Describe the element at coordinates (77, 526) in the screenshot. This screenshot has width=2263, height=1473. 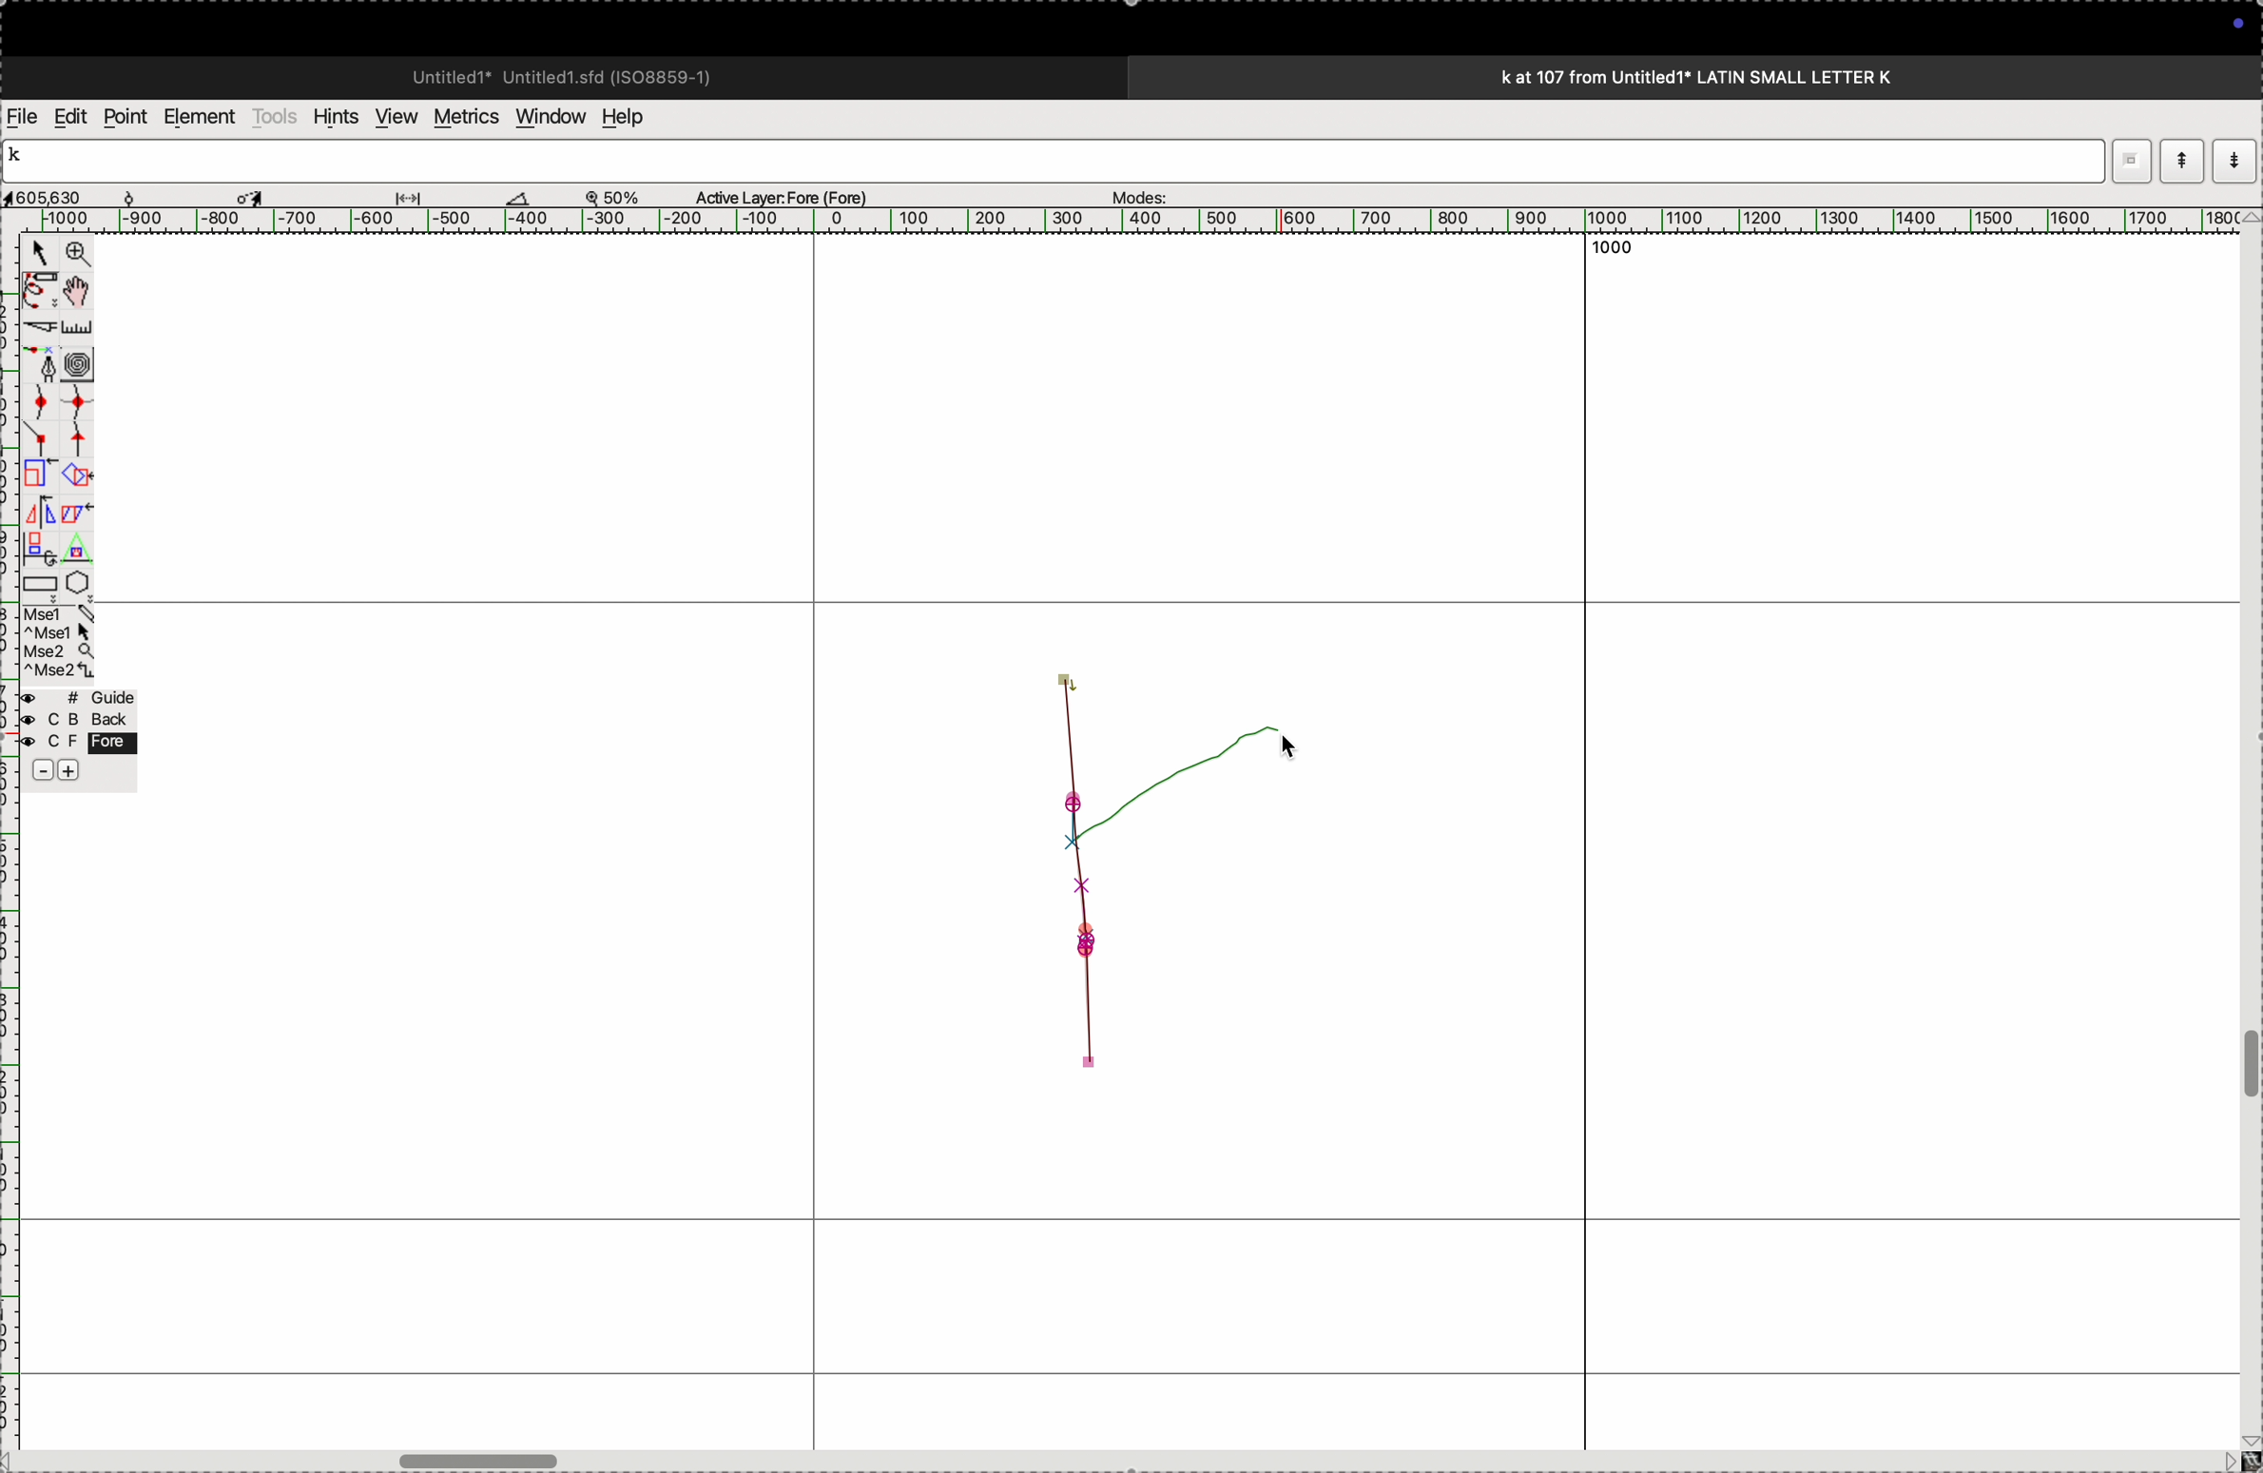
I see `apply` at that location.